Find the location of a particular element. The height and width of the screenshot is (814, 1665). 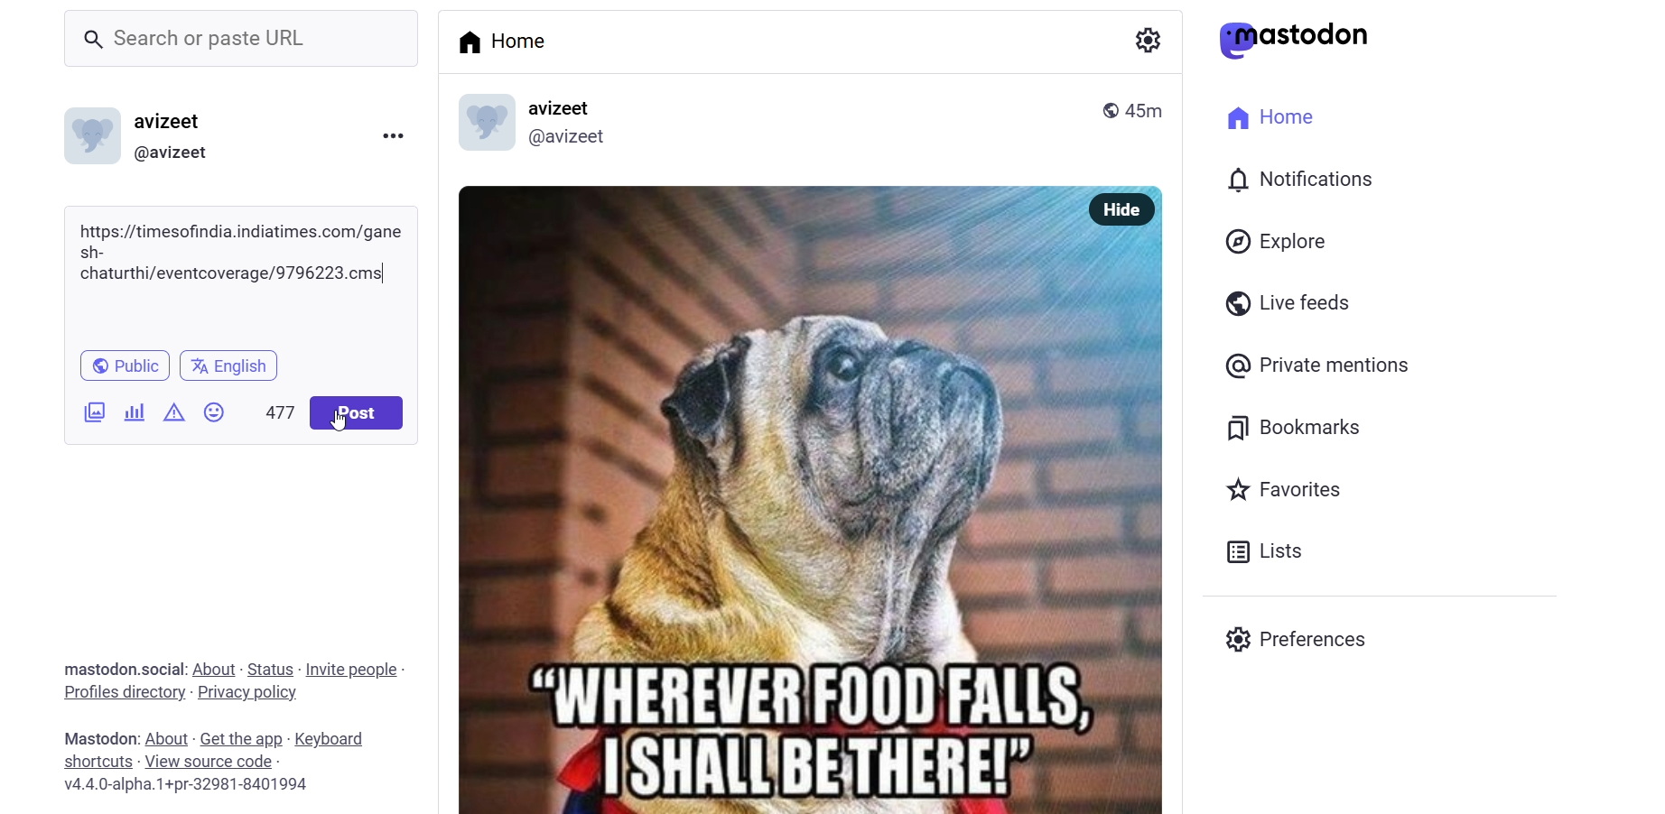

logo is located at coordinates (86, 132).